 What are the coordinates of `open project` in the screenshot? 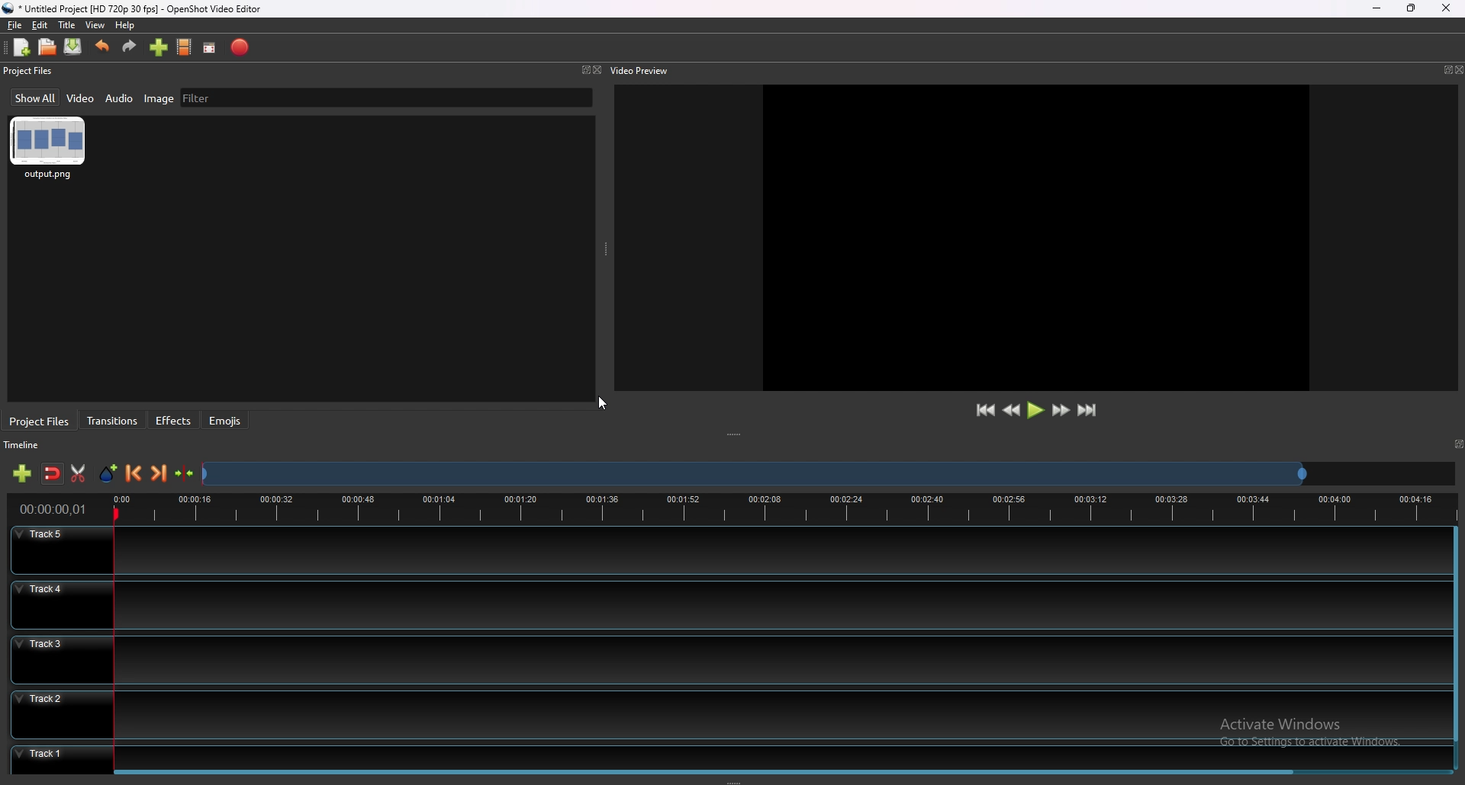 It's located at (47, 46).